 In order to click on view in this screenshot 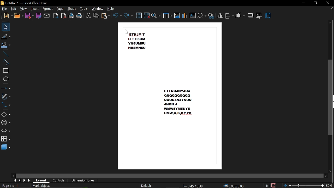, I will do `click(23, 9)`.